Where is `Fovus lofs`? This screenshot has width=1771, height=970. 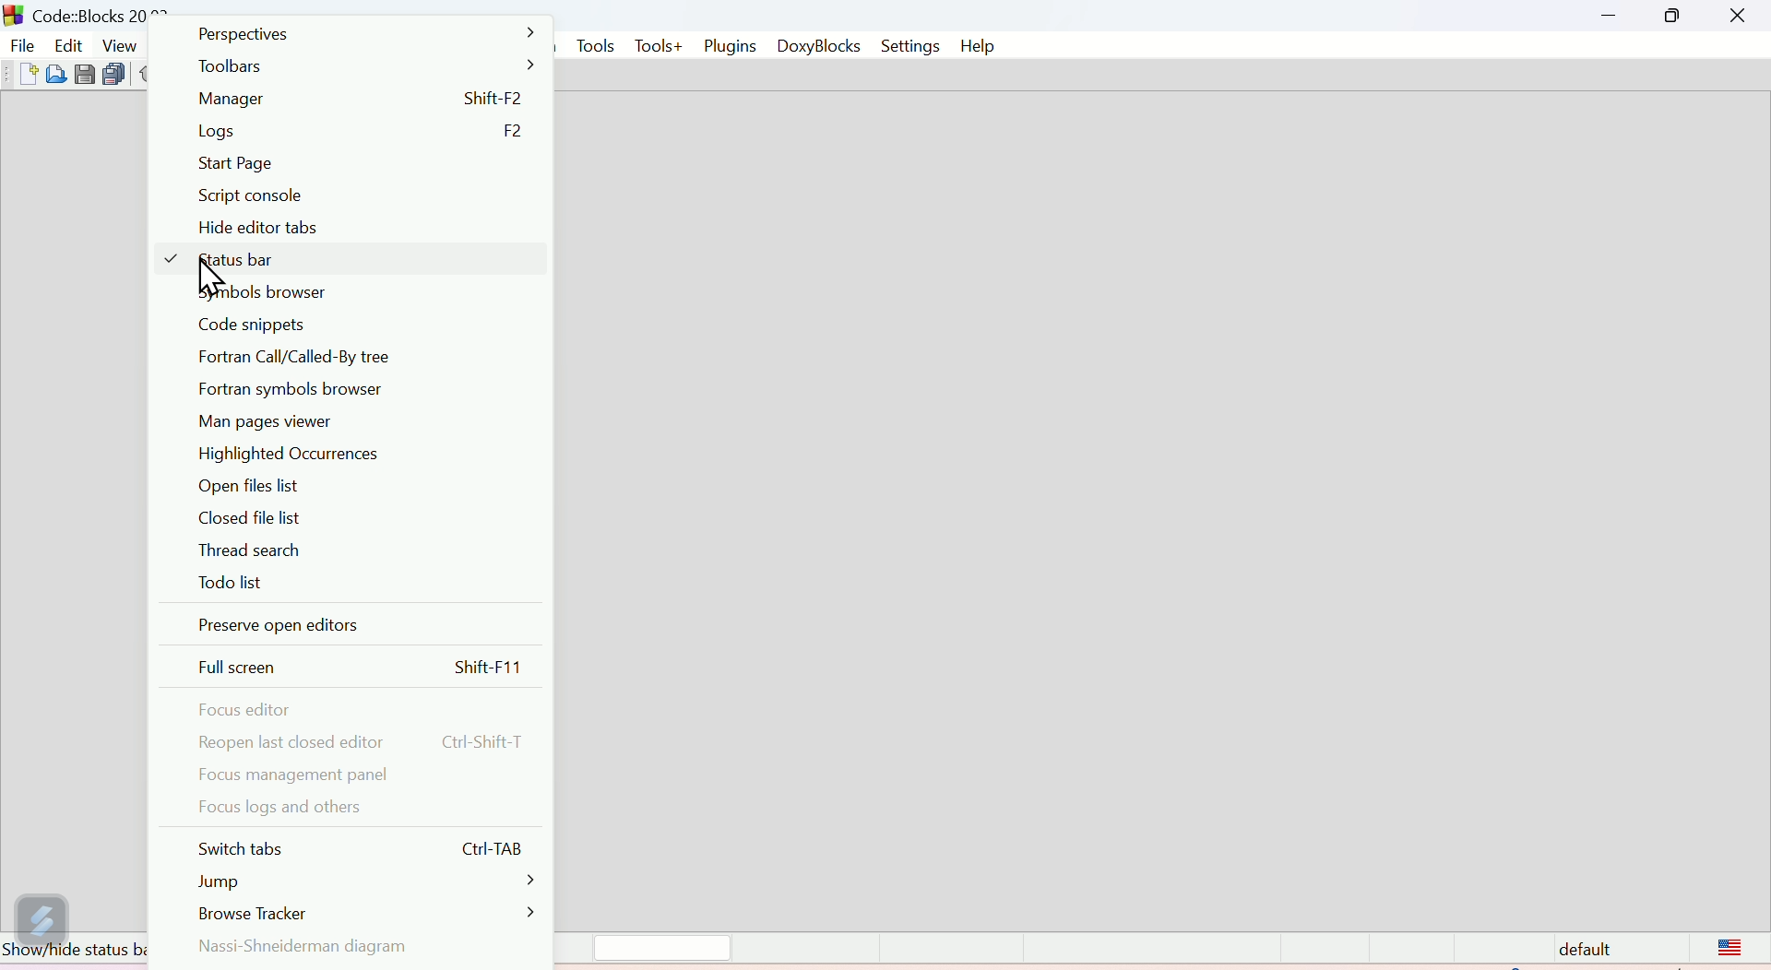 Fovus lofs is located at coordinates (303, 808).